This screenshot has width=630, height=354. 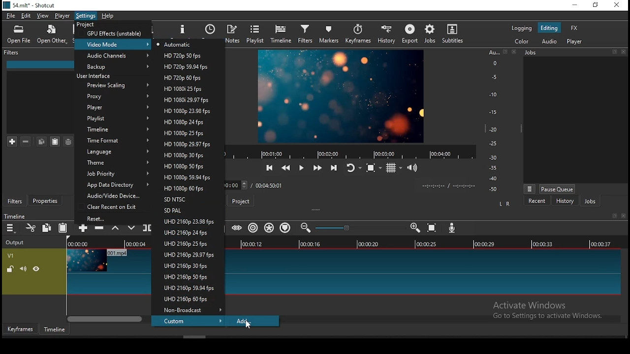 What do you see at coordinates (68, 142) in the screenshot?
I see `save filter set` at bounding box center [68, 142].